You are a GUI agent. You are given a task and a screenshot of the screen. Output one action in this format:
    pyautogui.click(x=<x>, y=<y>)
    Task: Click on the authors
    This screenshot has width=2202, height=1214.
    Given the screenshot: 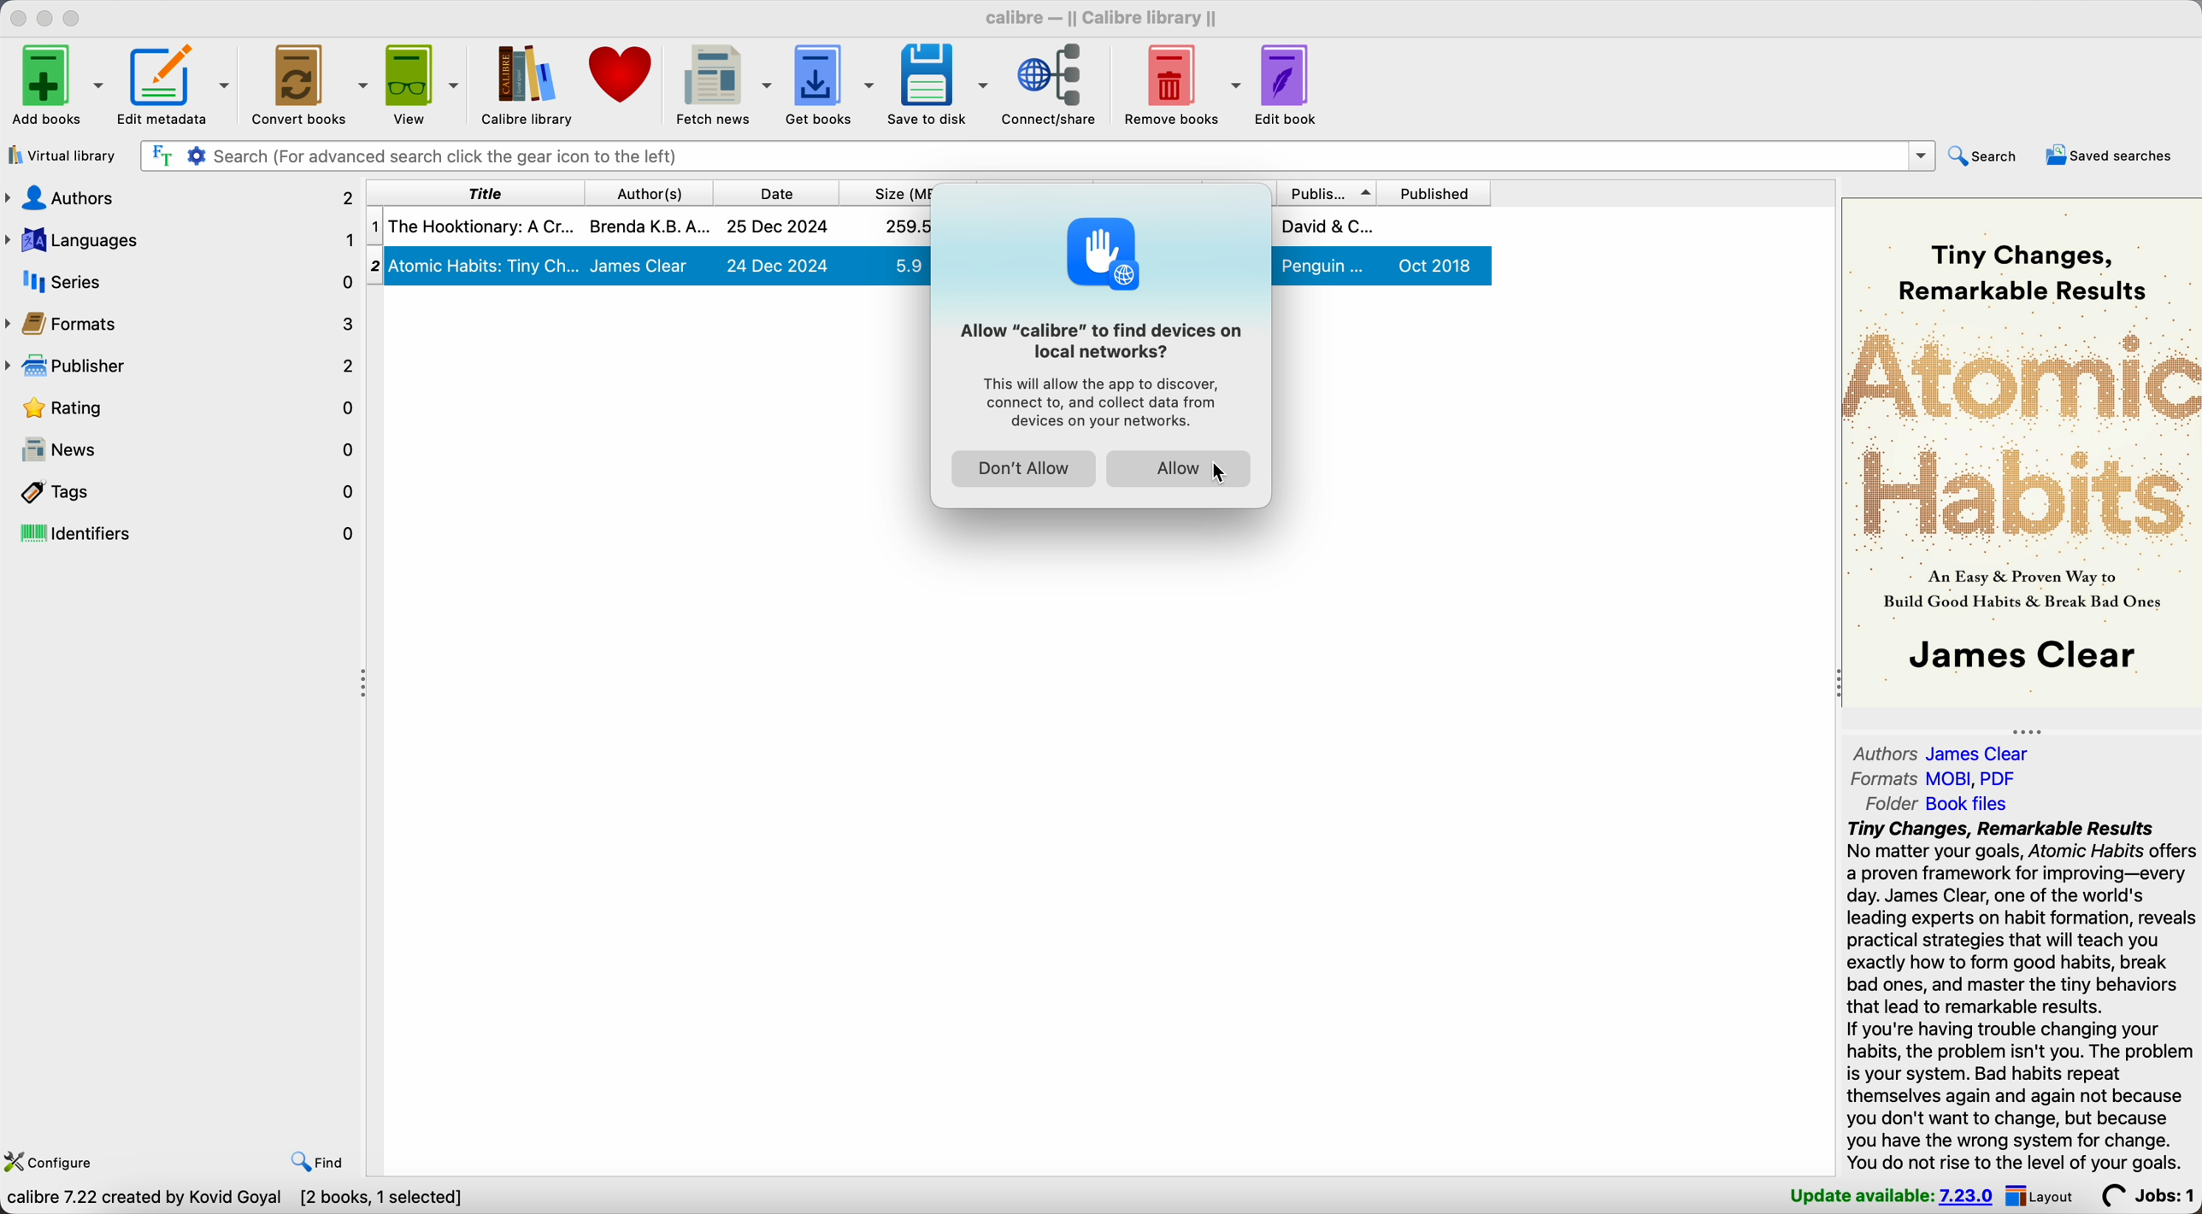 What is the action you would take?
    pyautogui.click(x=1946, y=752)
    